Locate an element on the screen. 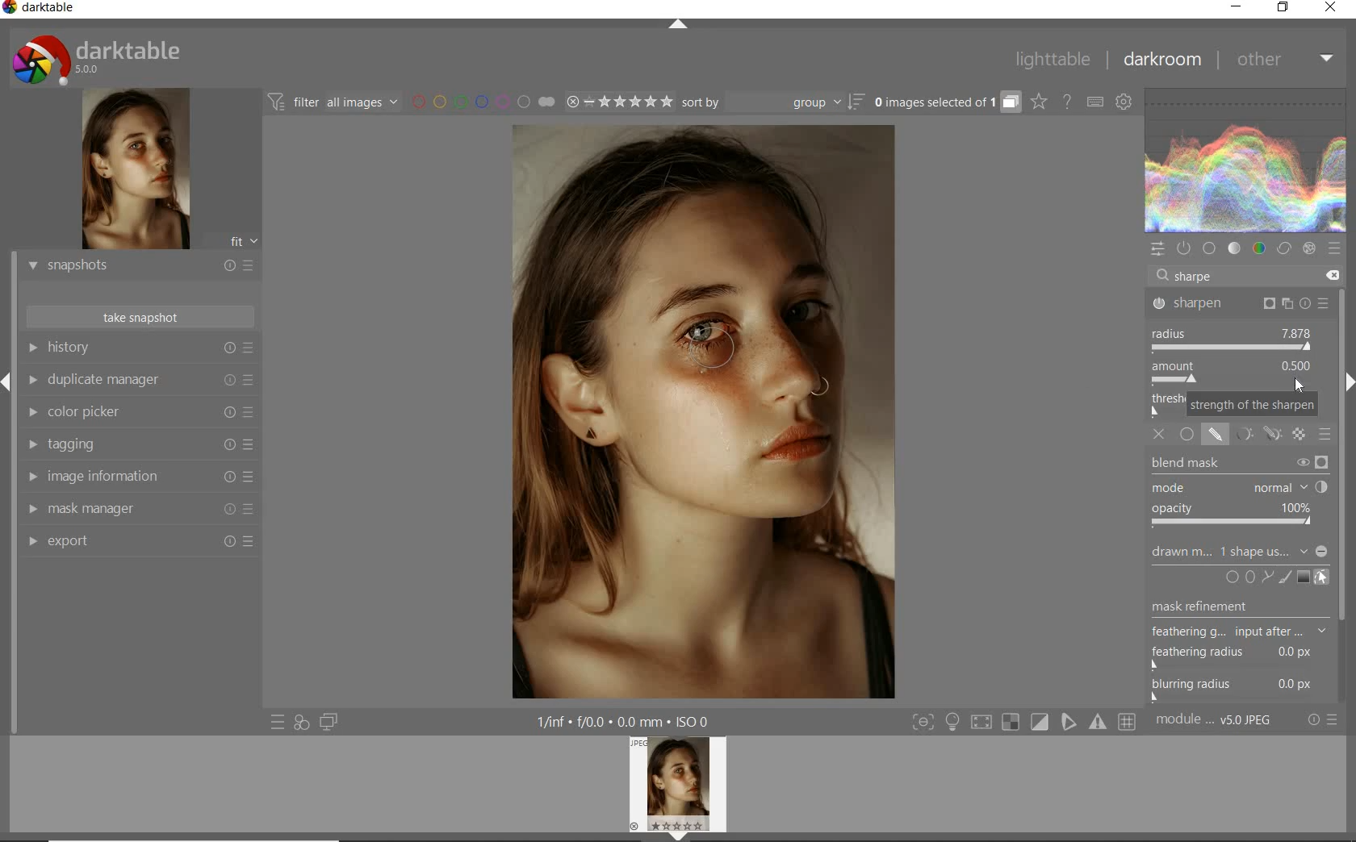 The image size is (1356, 842). module is located at coordinates (1216, 720).